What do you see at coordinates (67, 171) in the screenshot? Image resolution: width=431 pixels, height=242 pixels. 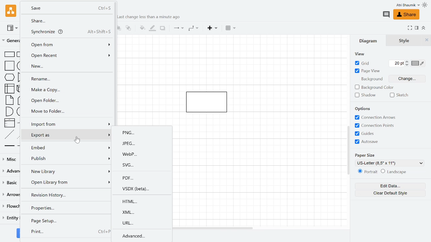 I see `New library` at bounding box center [67, 171].